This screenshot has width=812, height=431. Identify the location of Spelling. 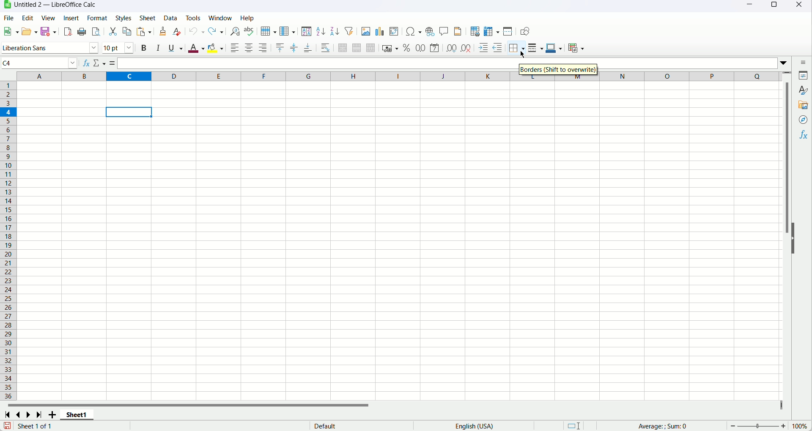
(249, 31).